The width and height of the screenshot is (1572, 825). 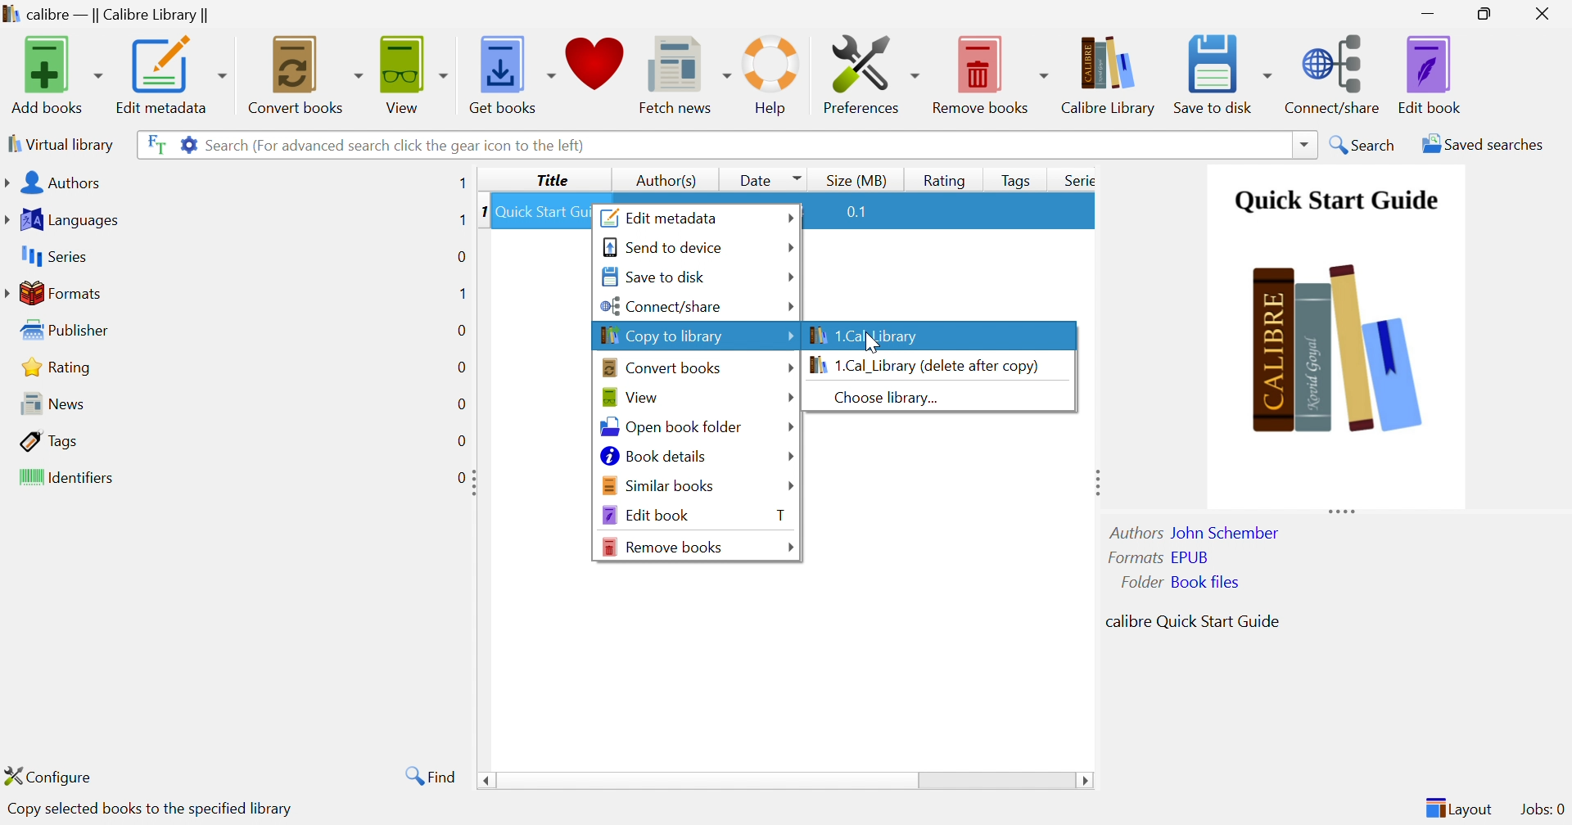 I want to click on Expand, so click(x=1096, y=480).